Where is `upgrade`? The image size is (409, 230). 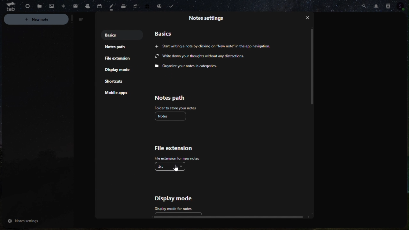
upgrade is located at coordinates (134, 5).